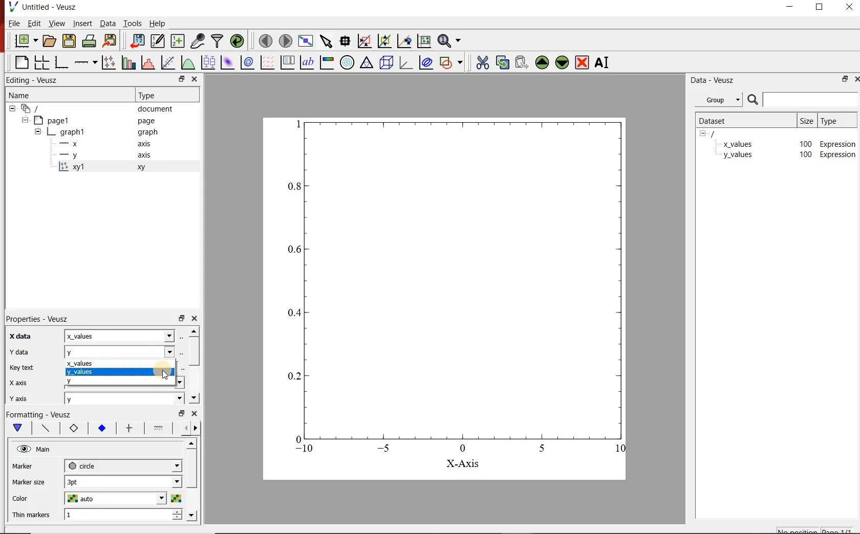 The image size is (860, 534). Describe the element at coordinates (12, 108) in the screenshot. I see `hide` at that location.